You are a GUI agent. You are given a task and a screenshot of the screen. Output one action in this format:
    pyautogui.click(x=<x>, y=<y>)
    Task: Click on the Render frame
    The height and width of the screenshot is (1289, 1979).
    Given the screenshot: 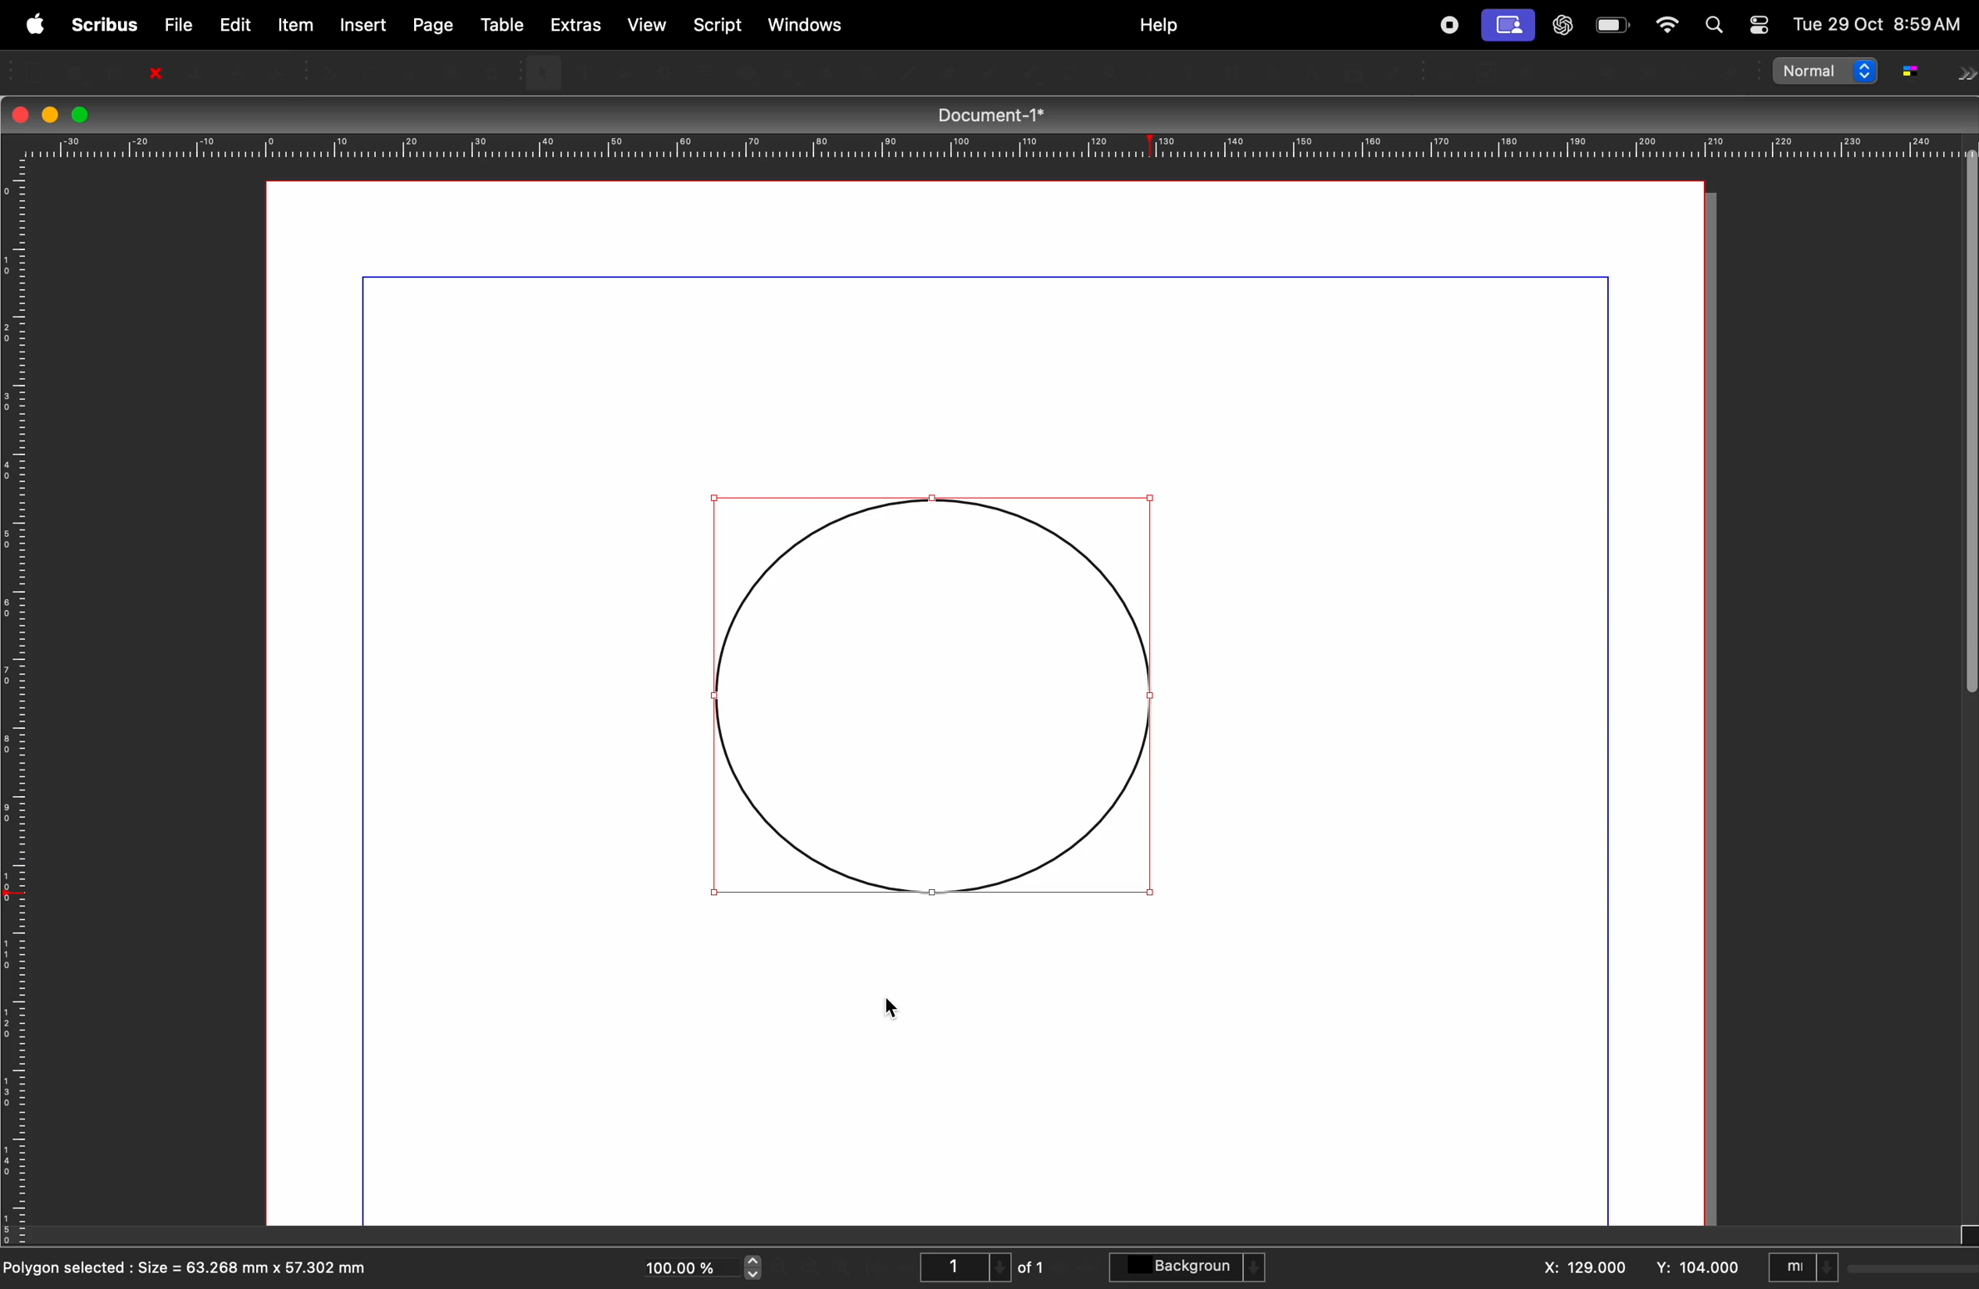 What is the action you would take?
    pyautogui.click(x=662, y=71)
    